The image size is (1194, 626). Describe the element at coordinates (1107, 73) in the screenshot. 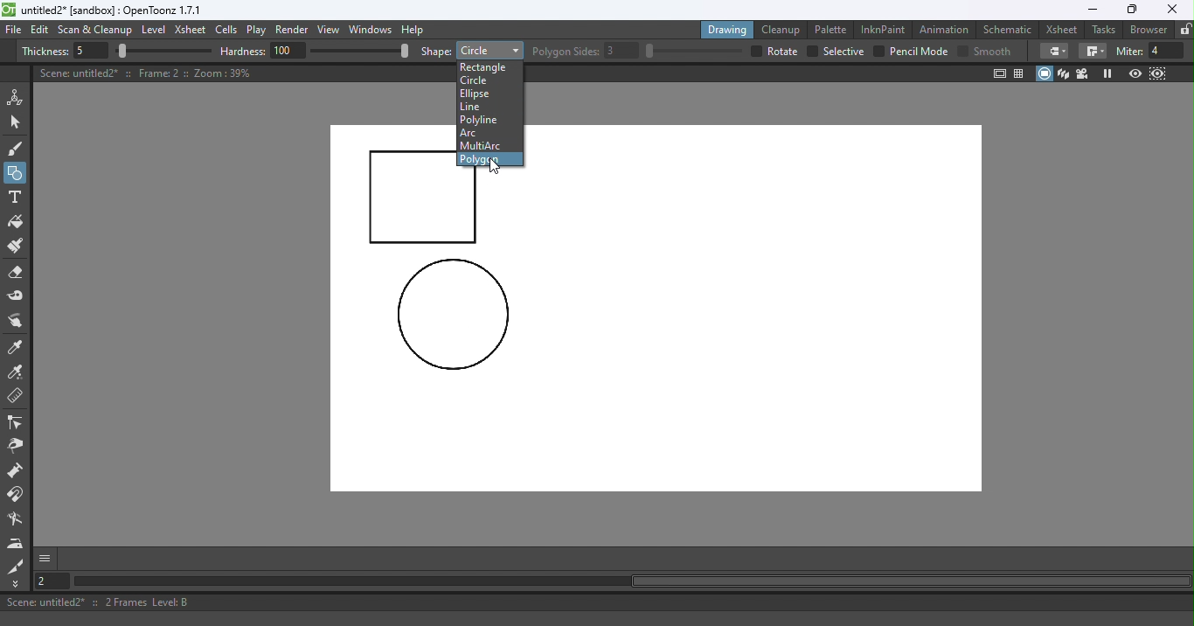

I see `Freeze` at that location.